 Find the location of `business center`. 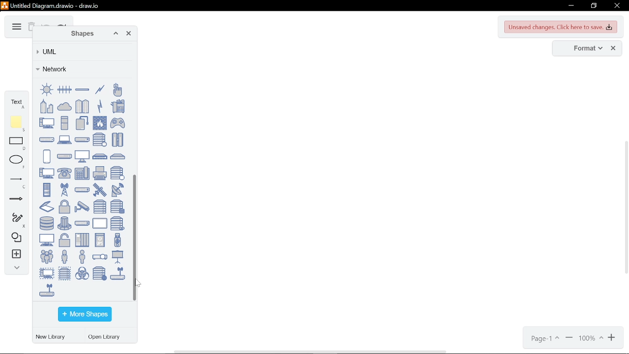

business center is located at coordinates (47, 106).